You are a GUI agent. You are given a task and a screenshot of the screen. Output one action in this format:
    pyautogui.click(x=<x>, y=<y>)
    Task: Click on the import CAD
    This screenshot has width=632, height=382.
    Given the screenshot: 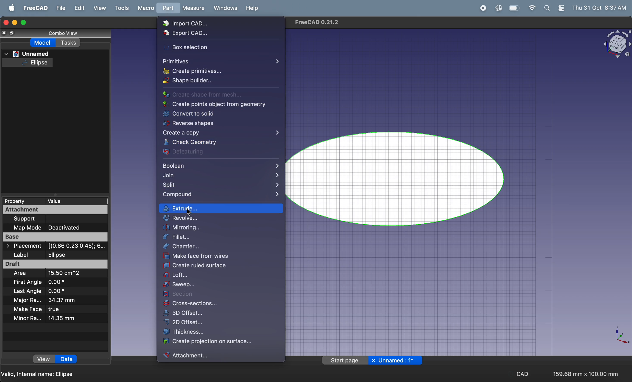 What is the action you would take?
    pyautogui.click(x=204, y=23)
    